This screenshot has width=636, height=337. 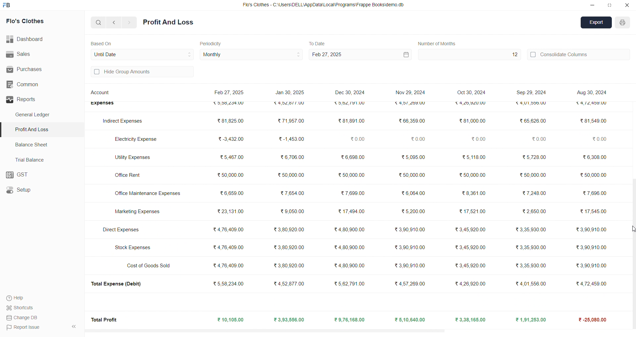 What do you see at coordinates (533, 211) in the screenshot?
I see `₹2650.00` at bounding box center [533, 211].